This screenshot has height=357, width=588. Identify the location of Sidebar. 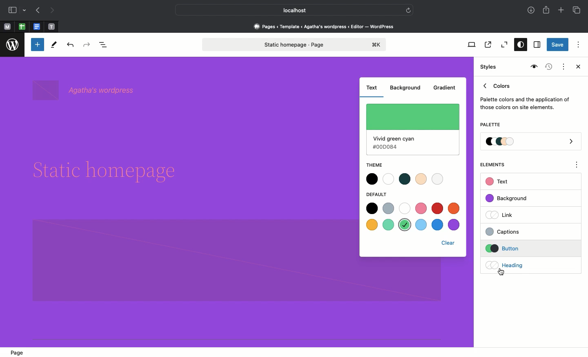
(12, 10).